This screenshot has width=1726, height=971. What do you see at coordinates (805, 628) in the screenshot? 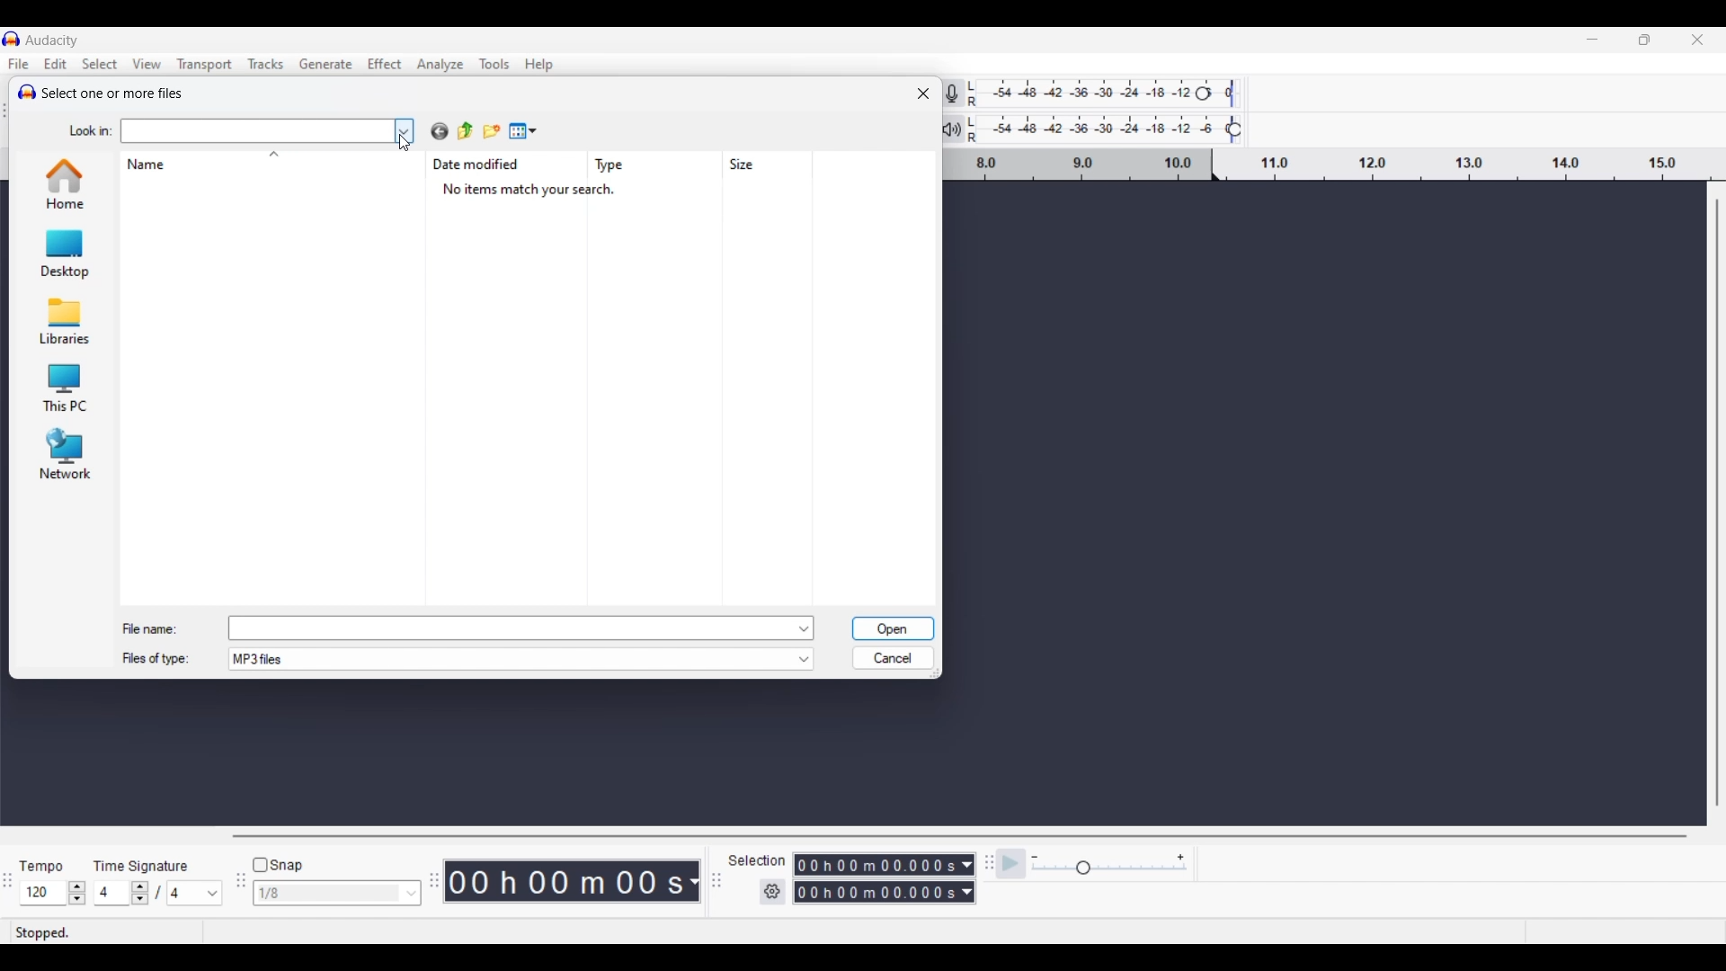
I see `File name options` at bounding box center [805, 628].